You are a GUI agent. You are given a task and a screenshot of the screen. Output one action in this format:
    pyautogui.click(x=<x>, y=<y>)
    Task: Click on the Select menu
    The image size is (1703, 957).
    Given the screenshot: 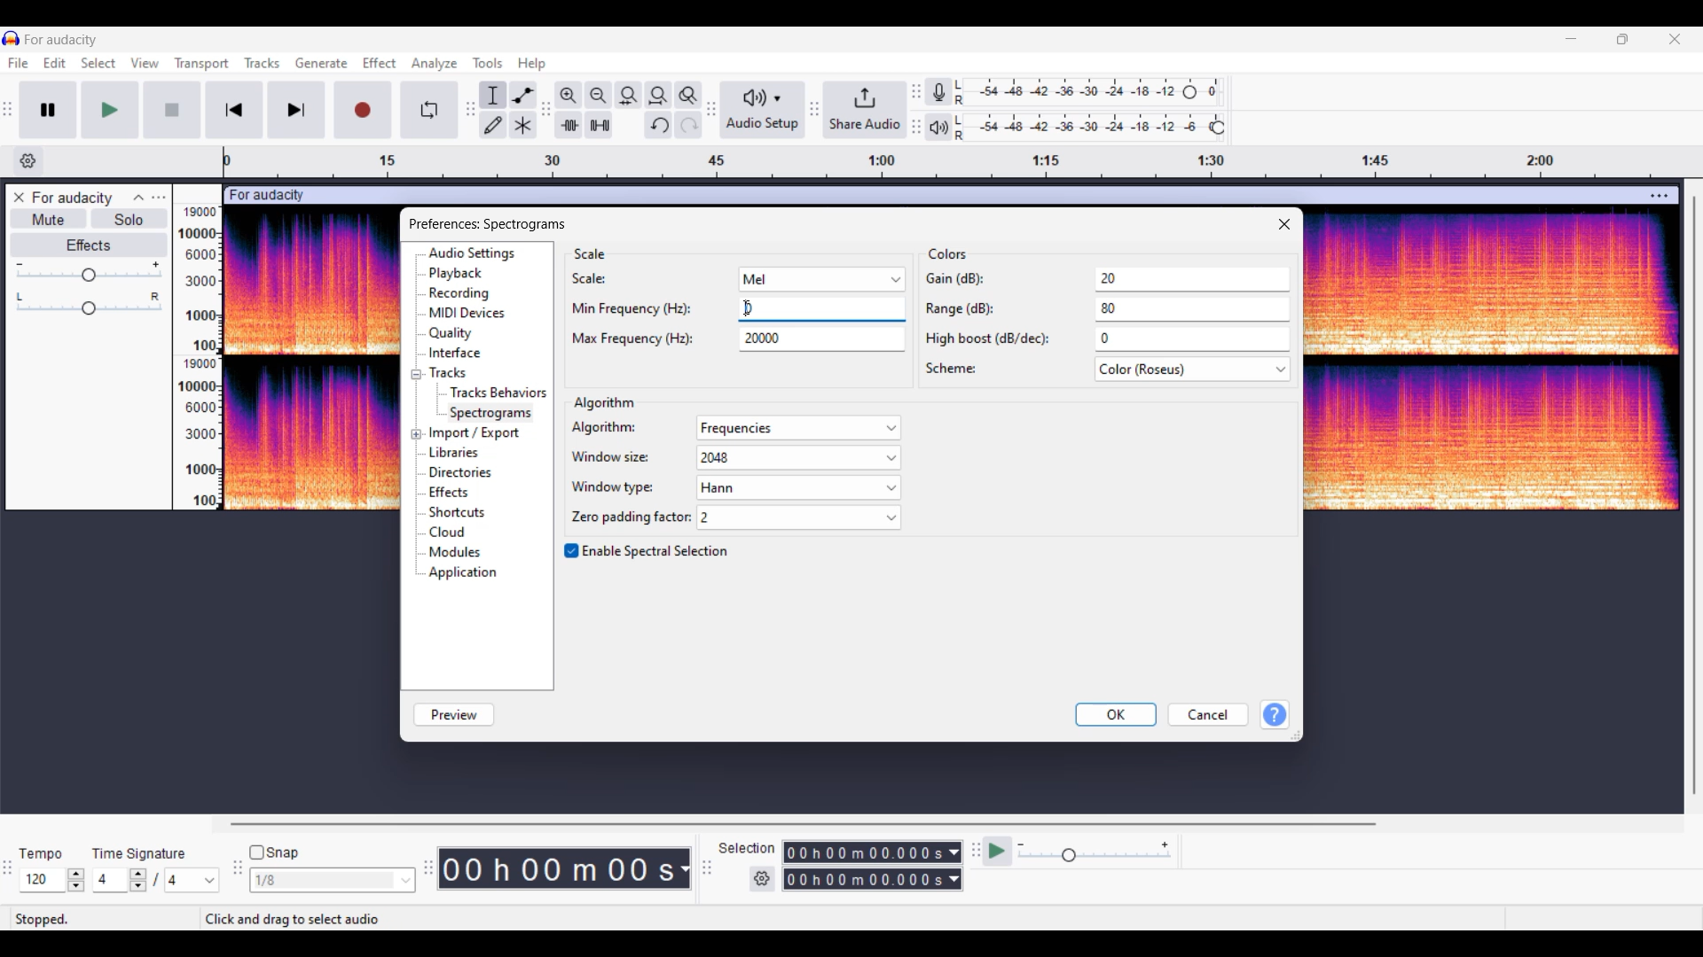 What is the action you would take?
    pyautogui.click(x=98, y=63)
    